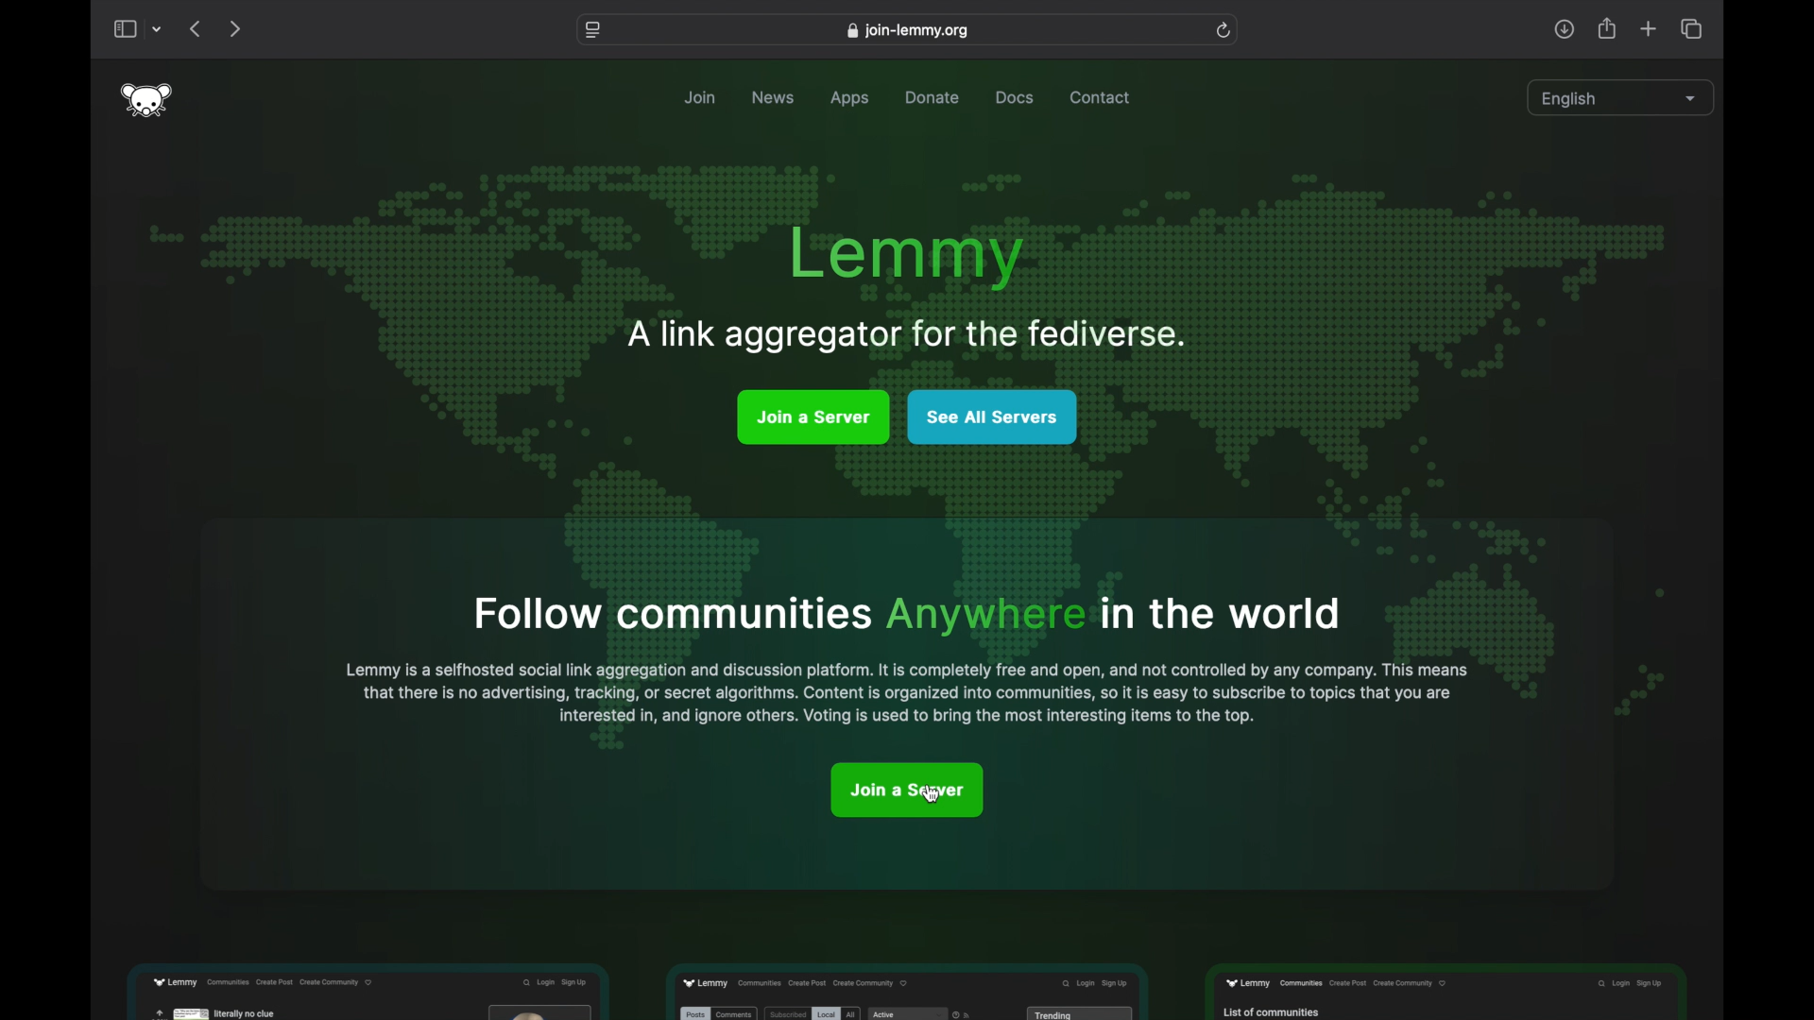 The image size is (1814, 1020). What do you see at coordinates (1446, 987) in the screenshot?
I see `feature preview` at bounding box center [1446, 987].